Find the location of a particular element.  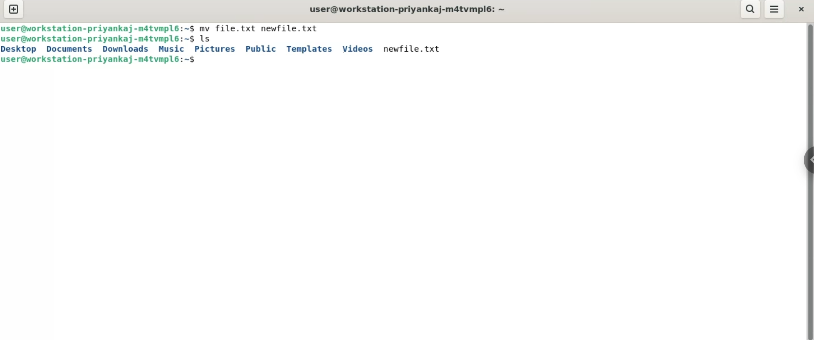

ls is located at coordinates (208, 38).